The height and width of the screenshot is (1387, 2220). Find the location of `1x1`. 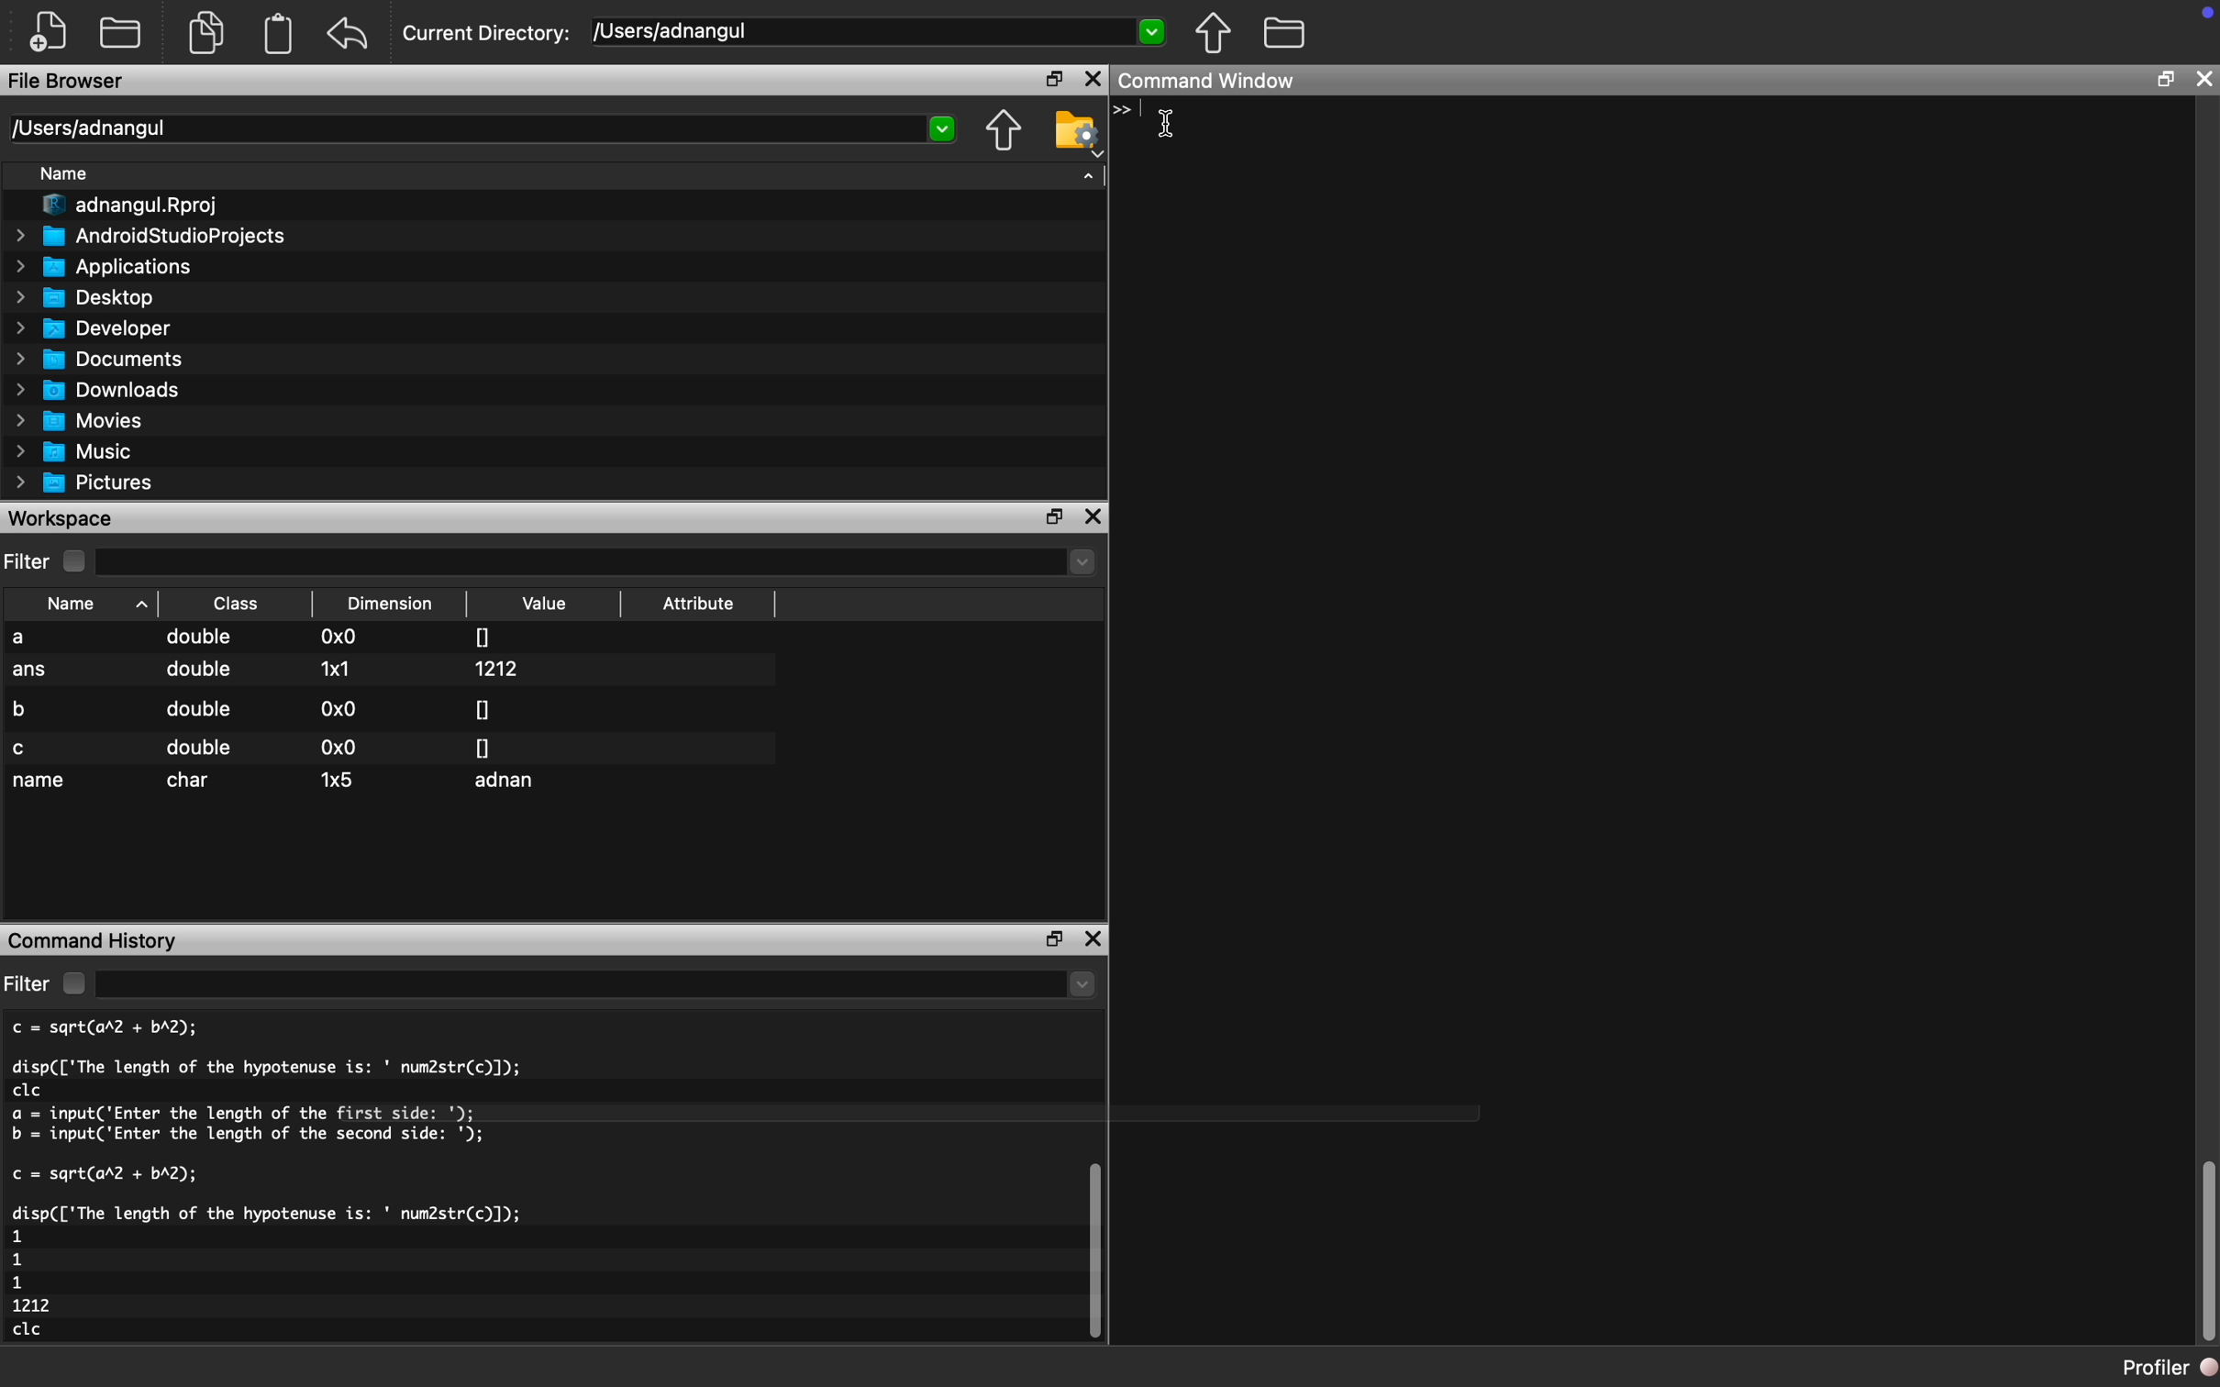

1x1 is located at coordinates (335, 668).